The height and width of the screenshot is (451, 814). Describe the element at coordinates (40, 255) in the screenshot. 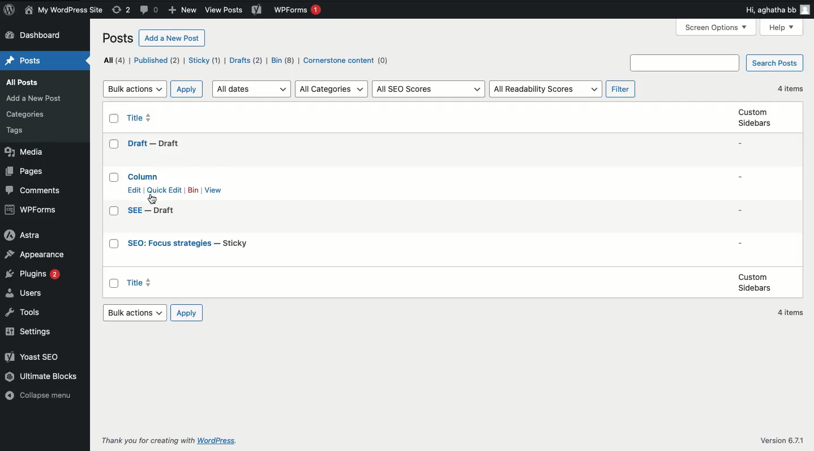

I see `Appearance` at that location.